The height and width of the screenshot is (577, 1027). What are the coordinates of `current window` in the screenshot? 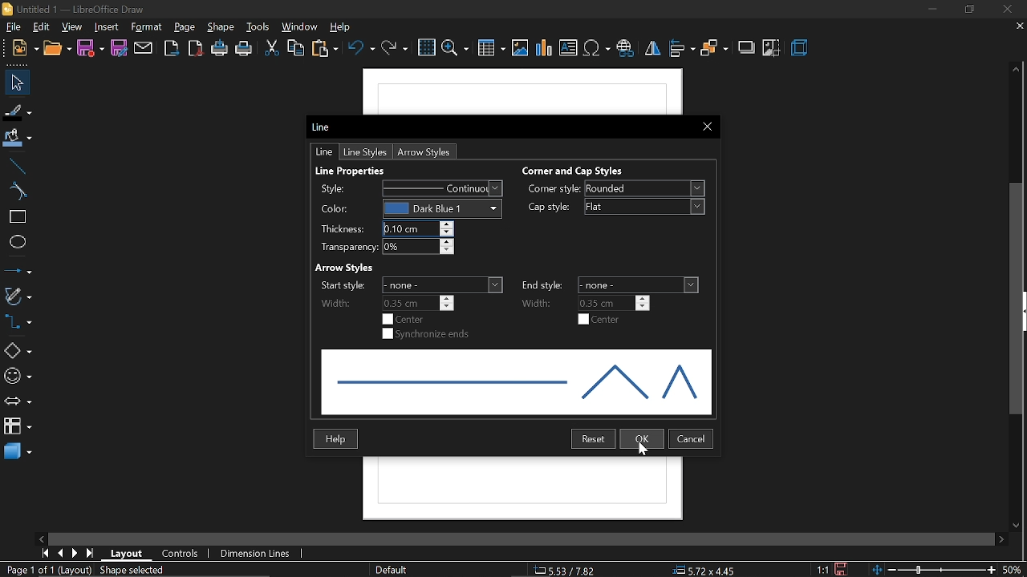 It's located at (72, 8).